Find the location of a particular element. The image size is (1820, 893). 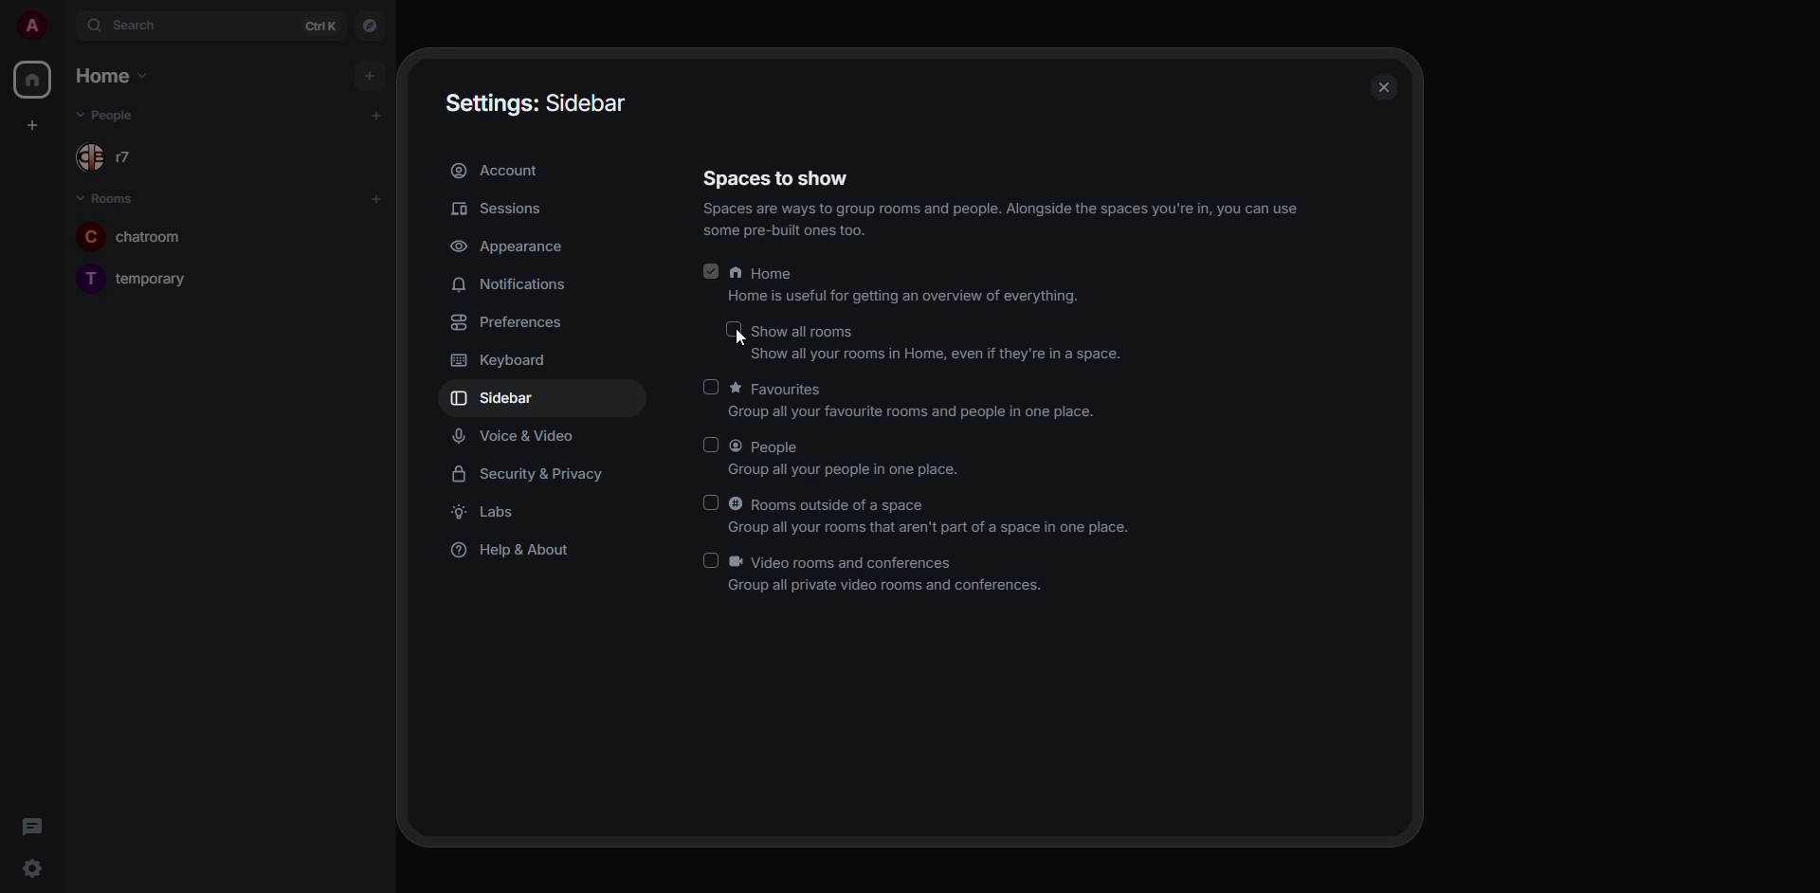

add is located at coordinates (370, 78).